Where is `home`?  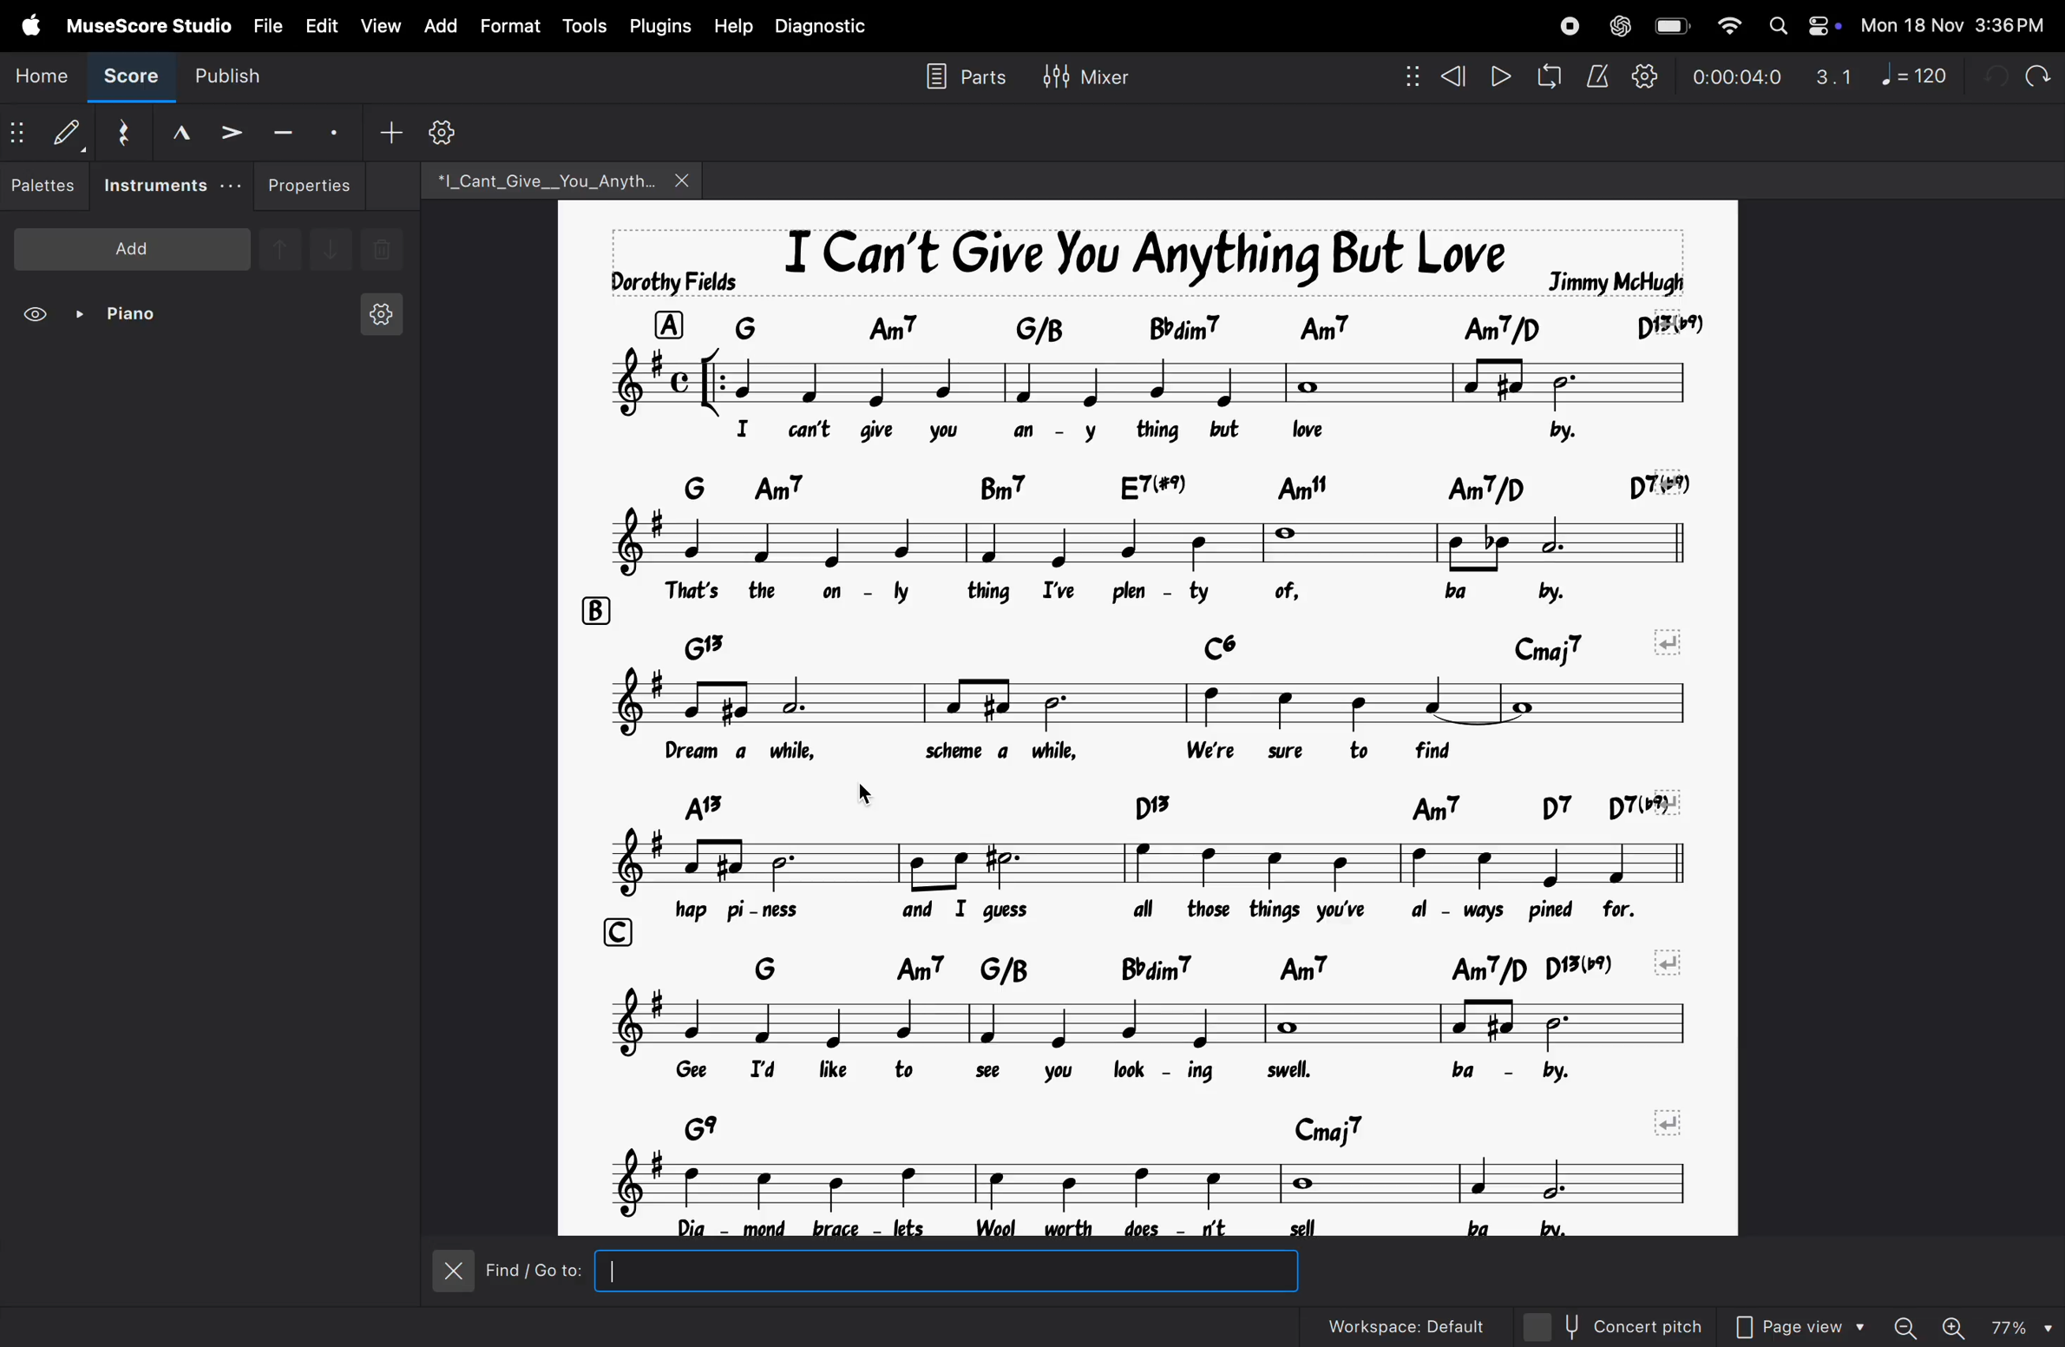 home is located at coordinates (38, 74).